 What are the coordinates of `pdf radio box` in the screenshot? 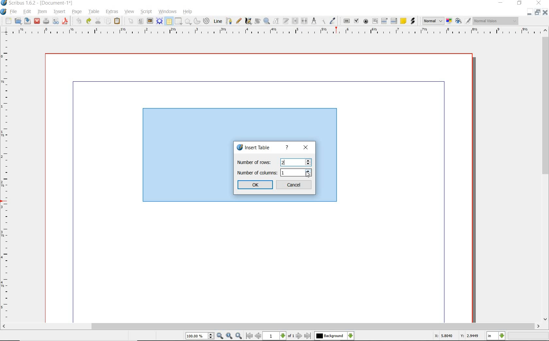 It's located at (366, 22).